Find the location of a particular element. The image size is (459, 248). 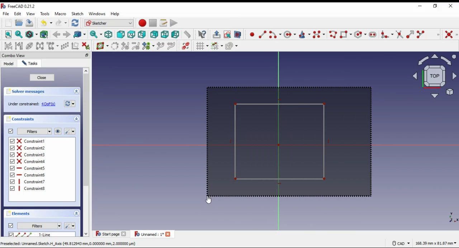

select view is located at coordinates (433, 76).